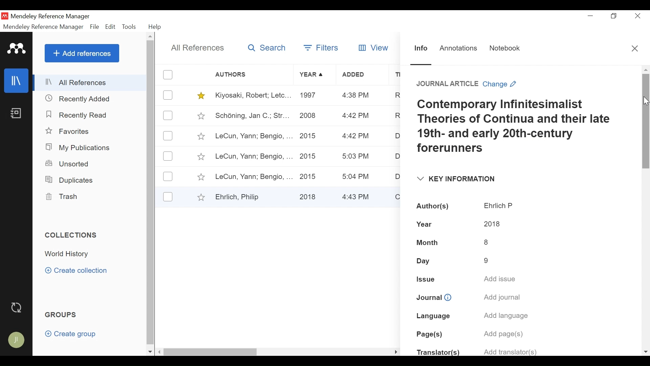 The image size is (650, 366). What do you see at coordinates (434, 207) in the screenshot?
I see `Author(s)` at bounding box center [434, 207].